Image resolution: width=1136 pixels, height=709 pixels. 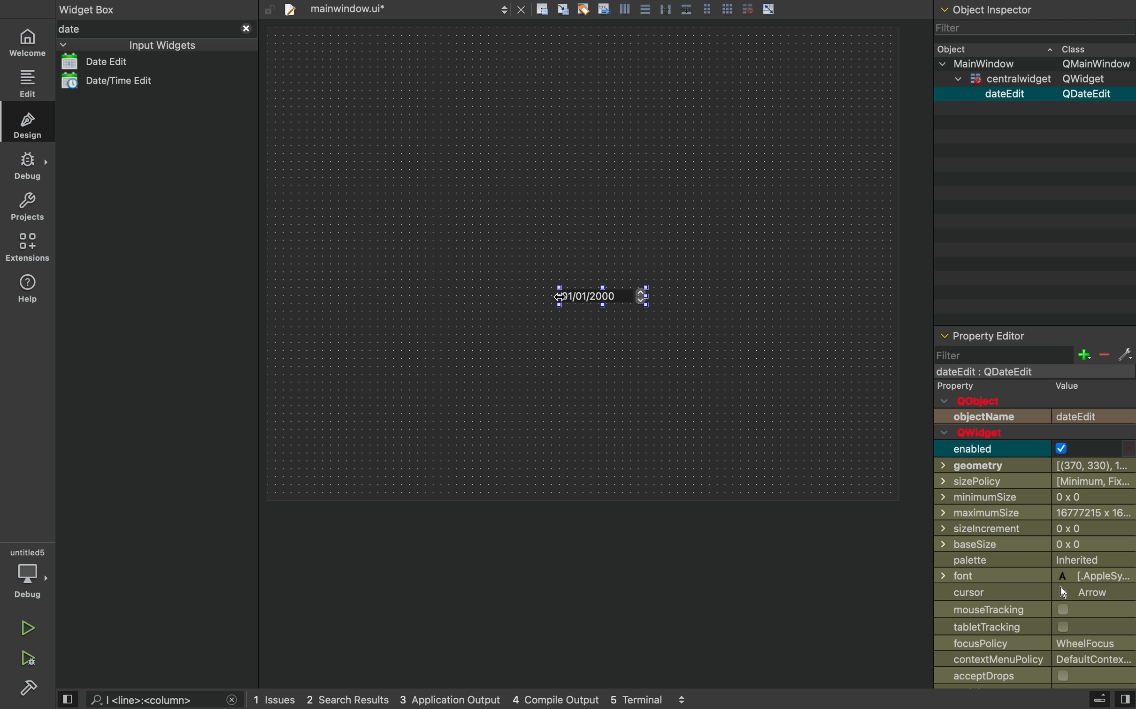 What do you see at coordinates (30, 658) in the screenshot?
I see `debug and run` at bounding box center [30, 658].